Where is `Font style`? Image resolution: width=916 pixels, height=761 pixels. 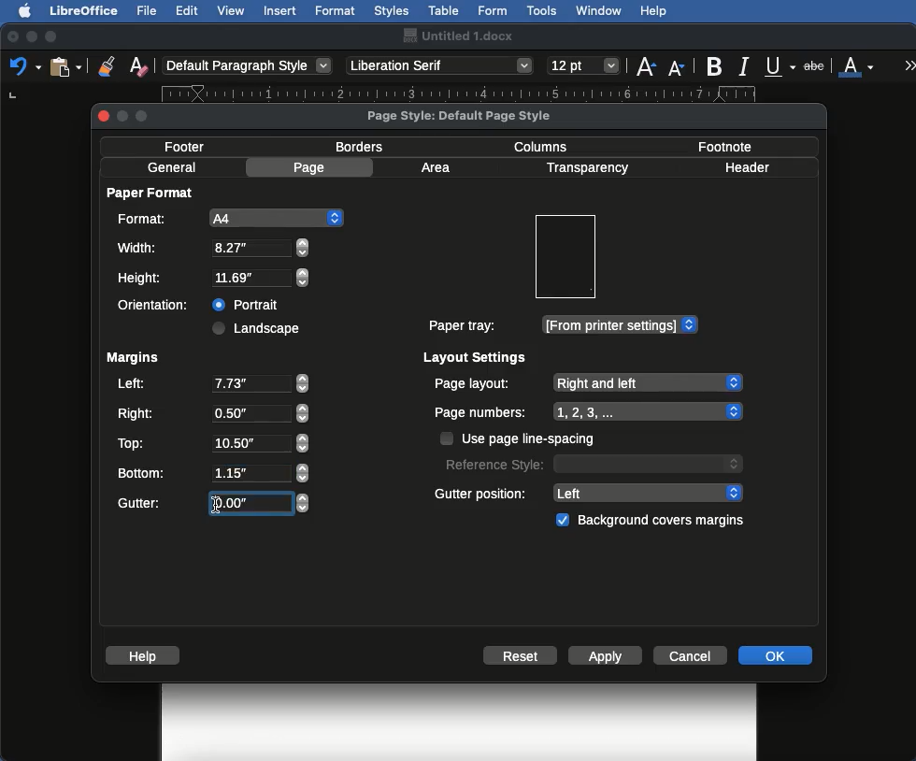 Font style is located at coordinates (441, 65).